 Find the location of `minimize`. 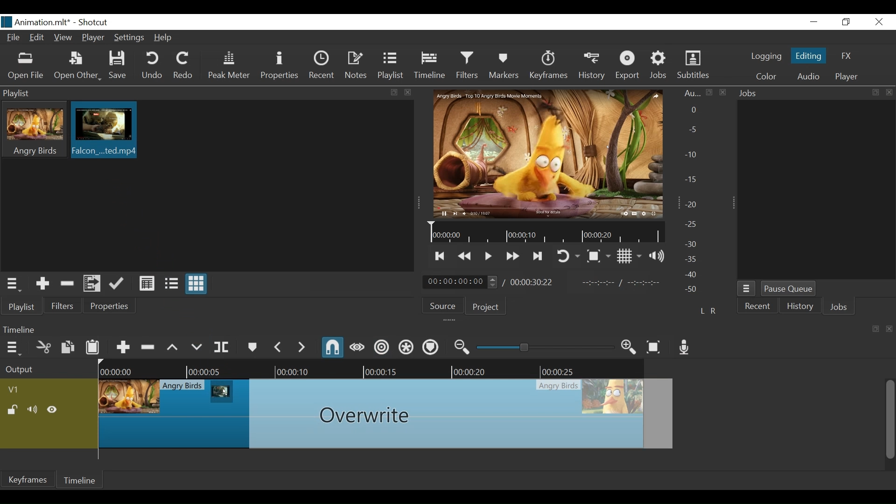

minimize is located at coordinates (815, 22).